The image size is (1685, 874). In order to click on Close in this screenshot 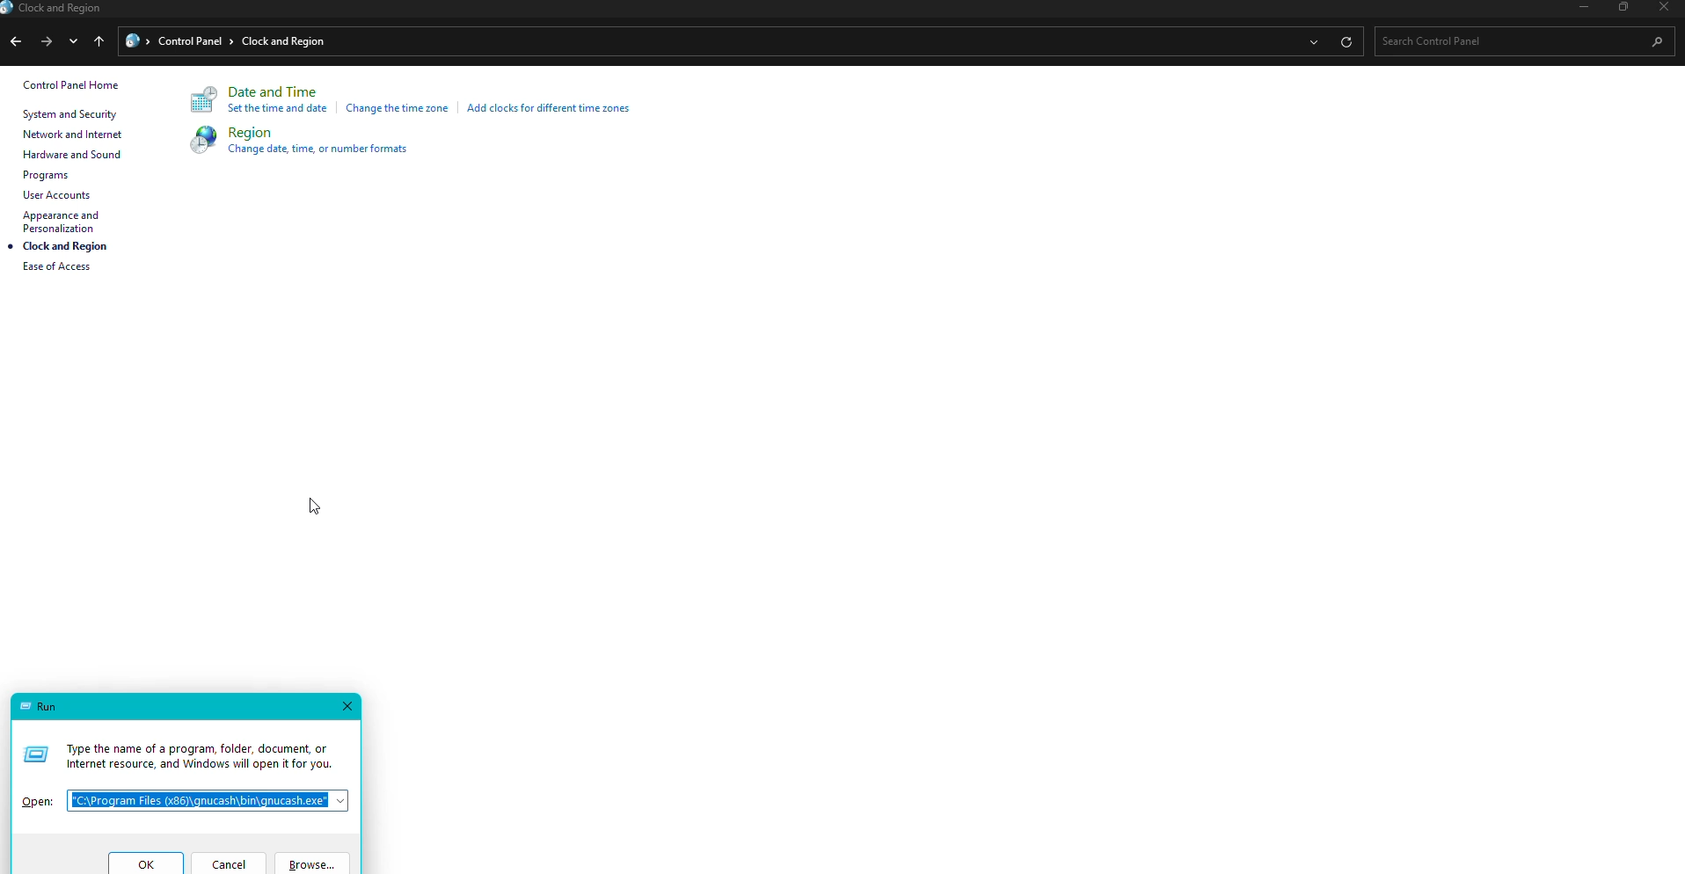, I will do `click(351, 705)`.